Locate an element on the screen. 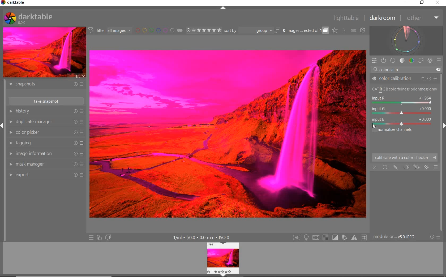  lighttable is located at coordinates (348, 18).